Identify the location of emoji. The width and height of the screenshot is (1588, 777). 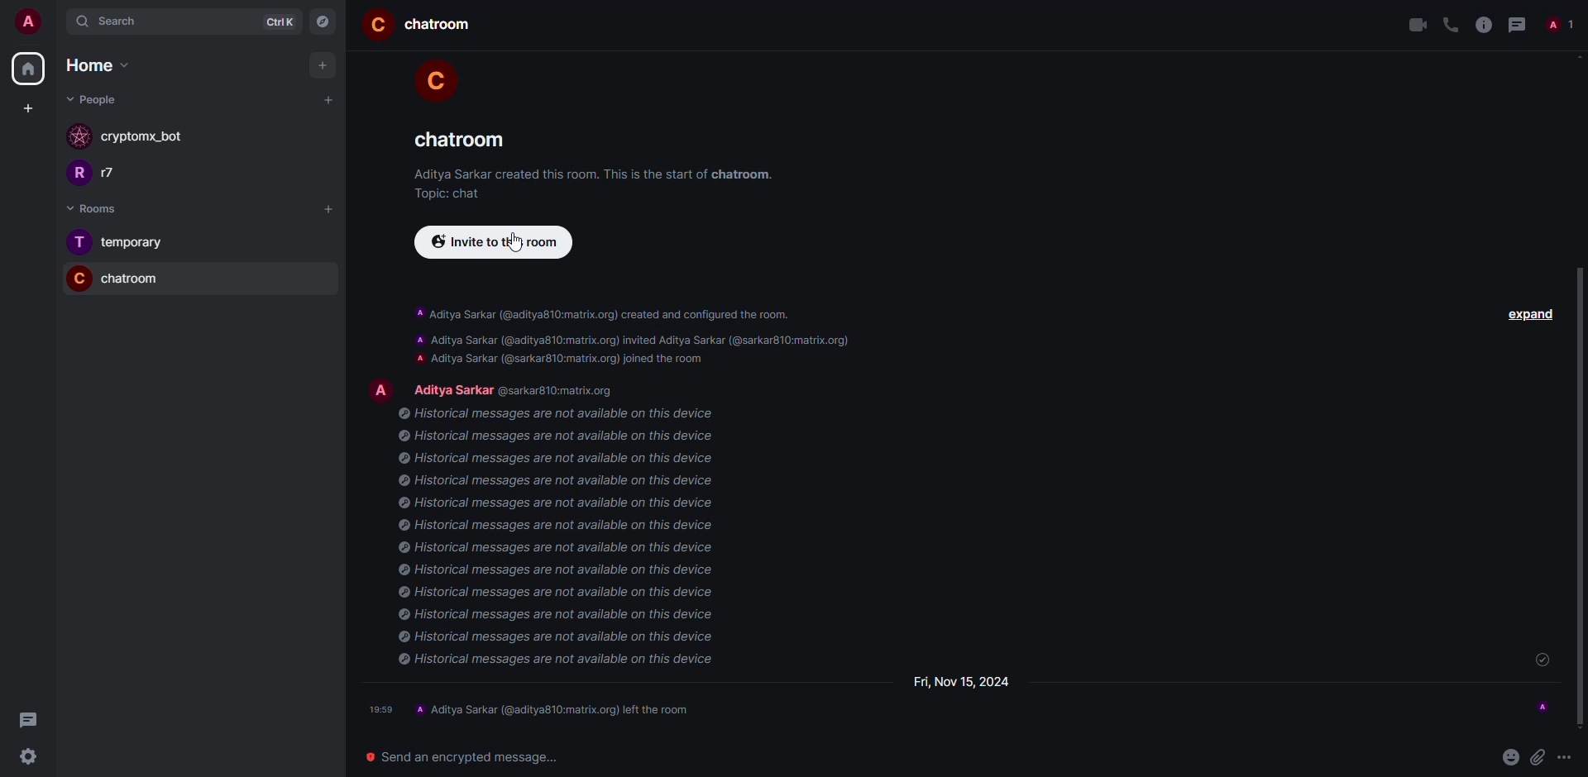
(1509, 756).